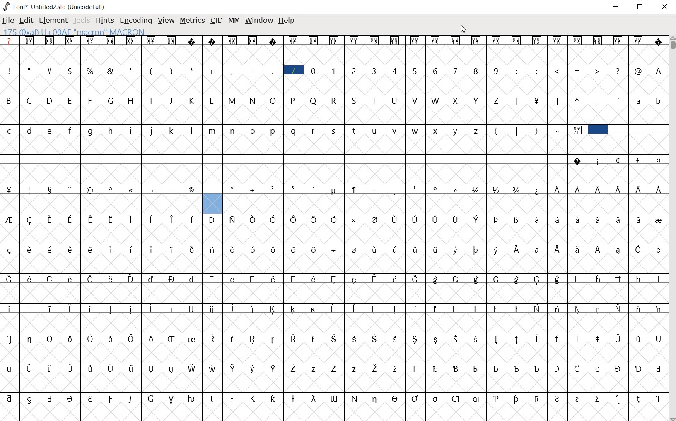  What do you see at coordinates (51, 338) in the screenshot?
I see `Symbol` at bounding box center [51, 338].